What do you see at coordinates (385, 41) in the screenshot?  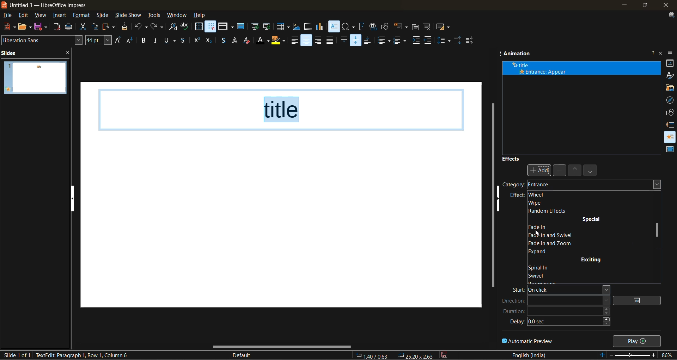 I see `toggle unordered list` at bounding box center [385, 41].